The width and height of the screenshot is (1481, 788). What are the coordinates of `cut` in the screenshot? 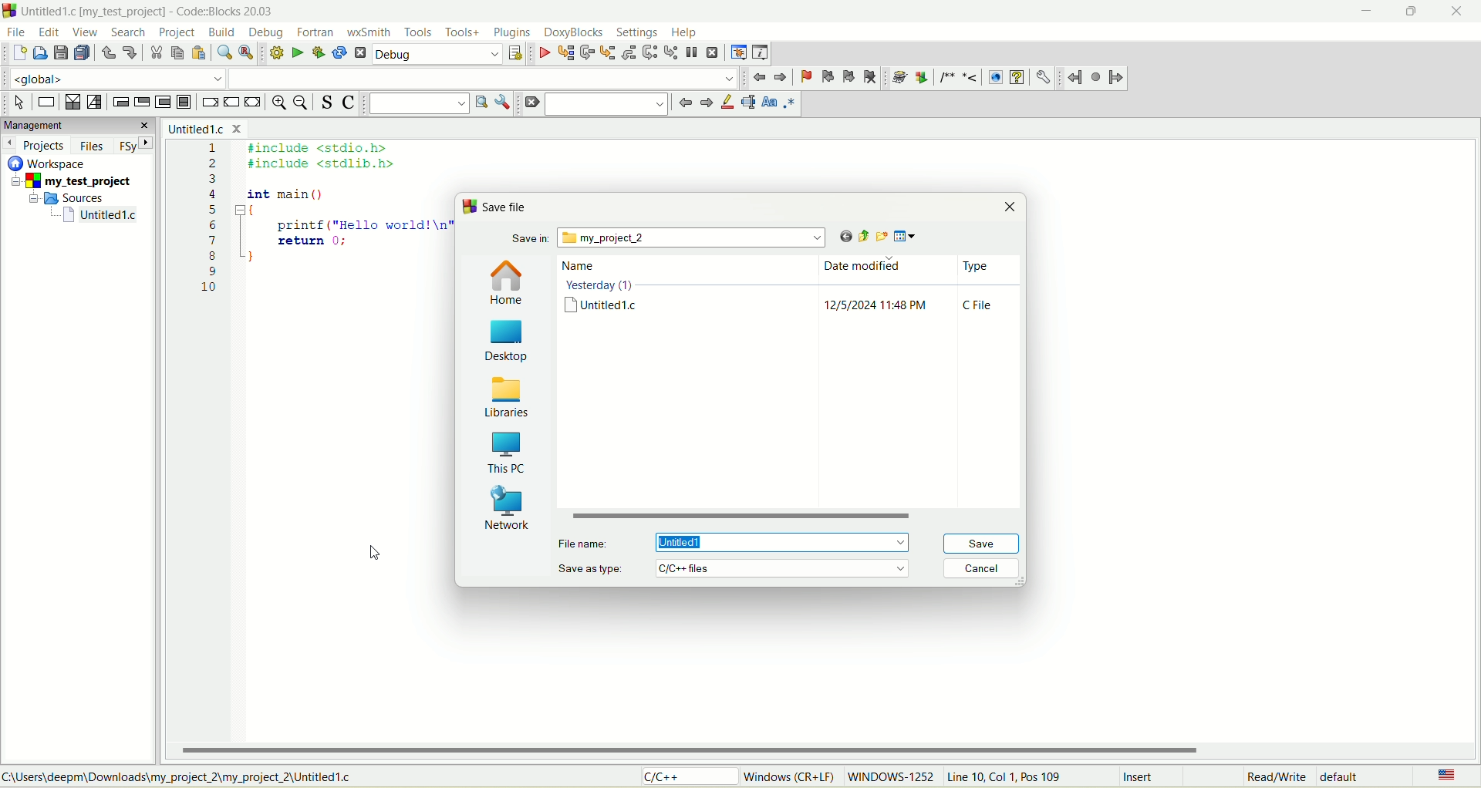 It's located at (155, 53).